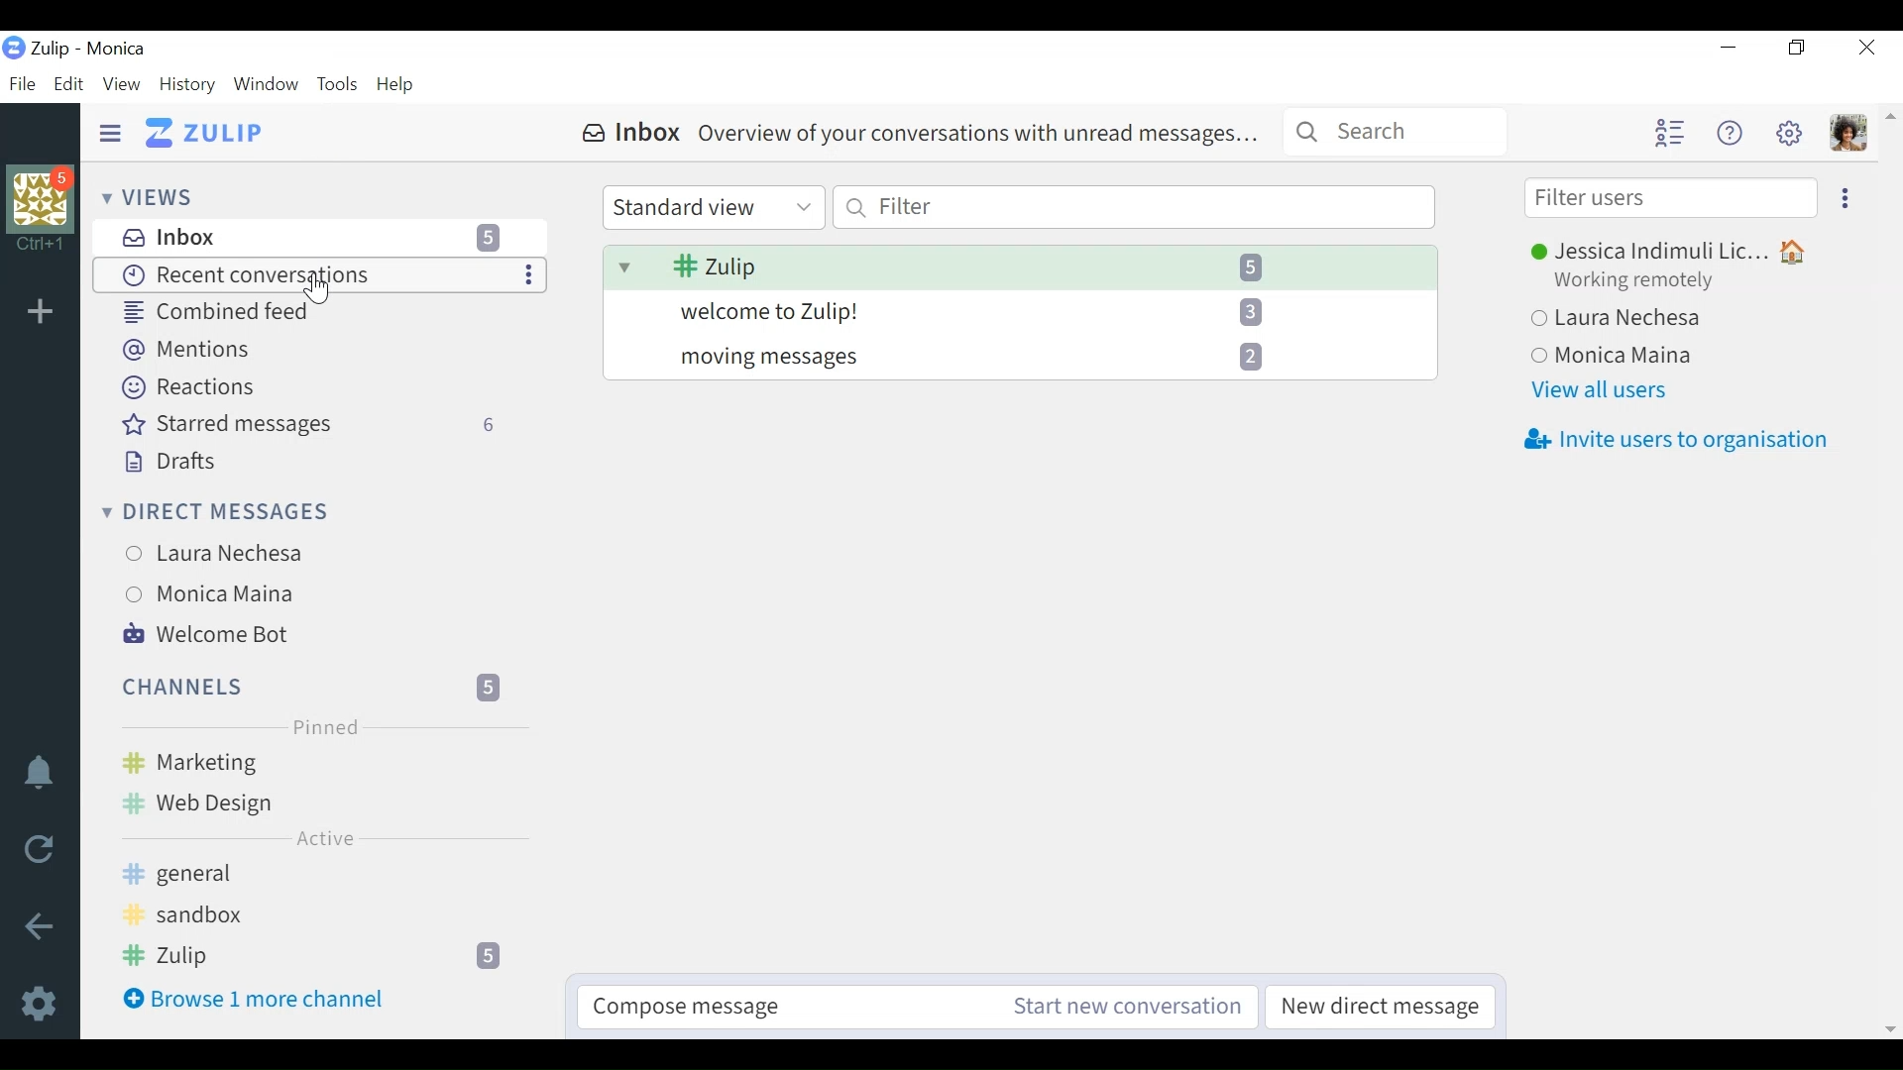  What do you see at coordinates (227, 510) in the screenshot?
I see `Direct Messages` at bounding box center [227, 510].